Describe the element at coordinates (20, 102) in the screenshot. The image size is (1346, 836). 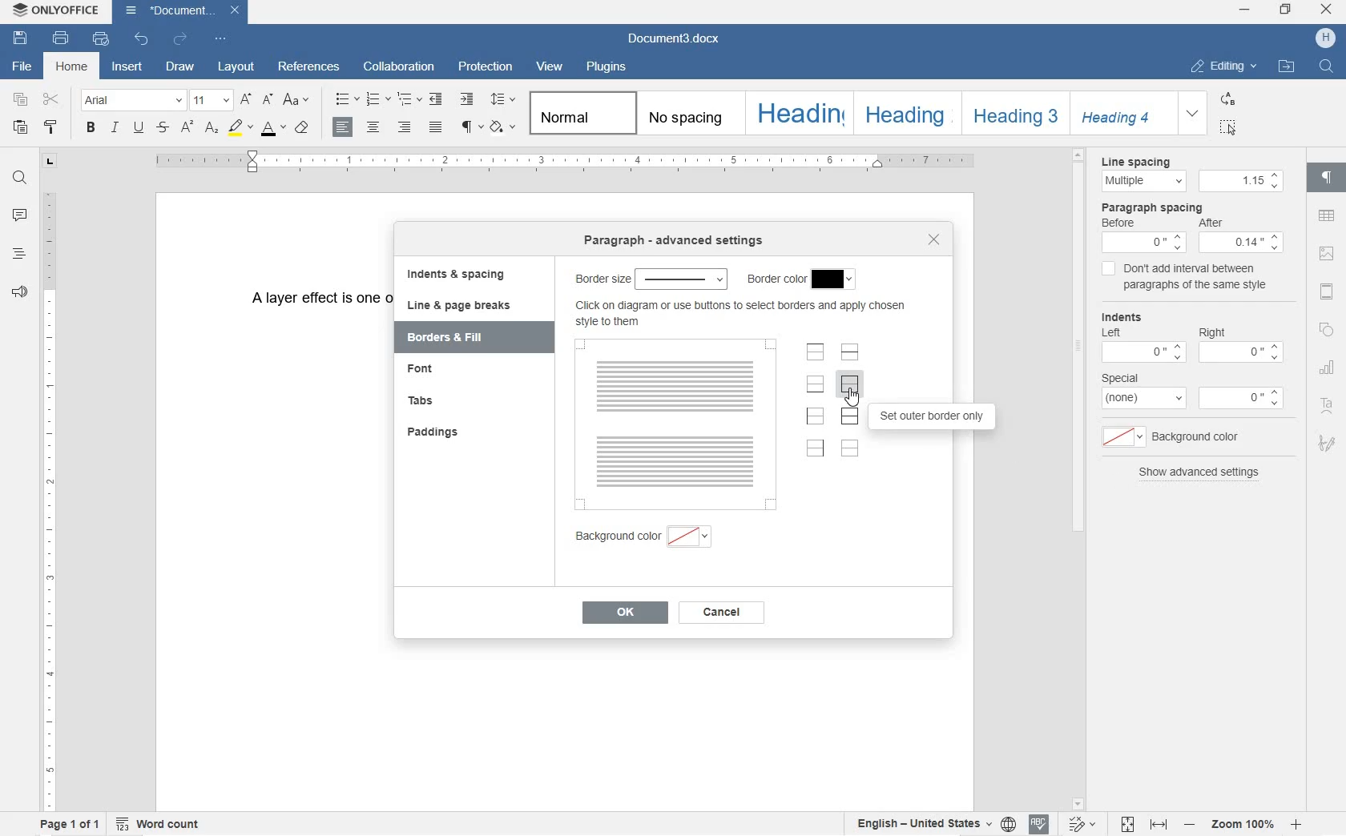
I see `COPY` at that location.